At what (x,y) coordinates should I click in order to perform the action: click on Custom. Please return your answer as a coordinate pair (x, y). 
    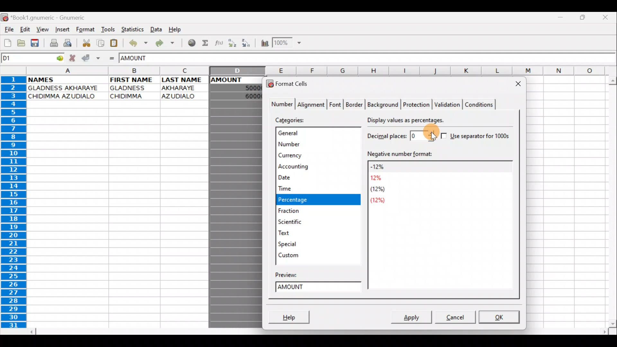
    Looking at the image, I should click on (291, 254).